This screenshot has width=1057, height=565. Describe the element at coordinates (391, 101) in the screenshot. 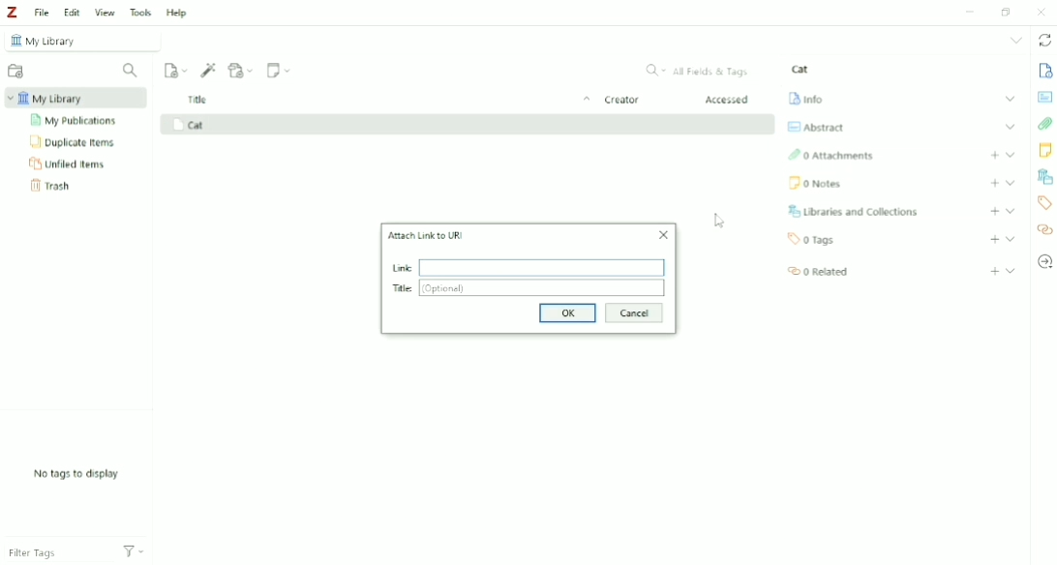

I see `Title` at that location.